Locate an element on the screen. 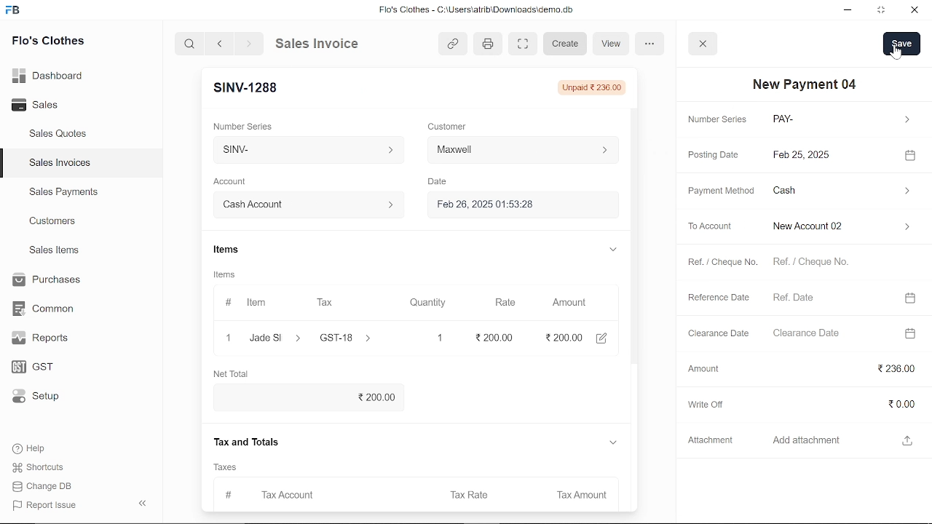  1 is located at coordinates (438, 336).